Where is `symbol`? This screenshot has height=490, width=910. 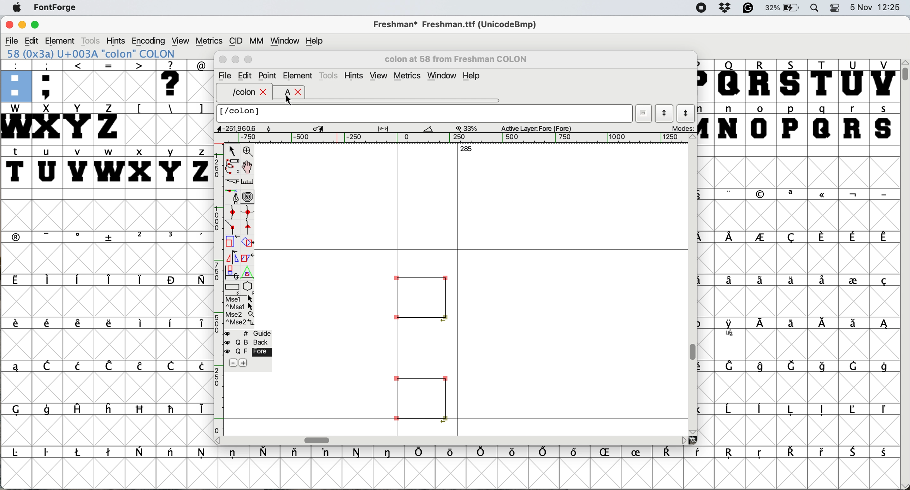 symbol is located at coordinates (451, 452).